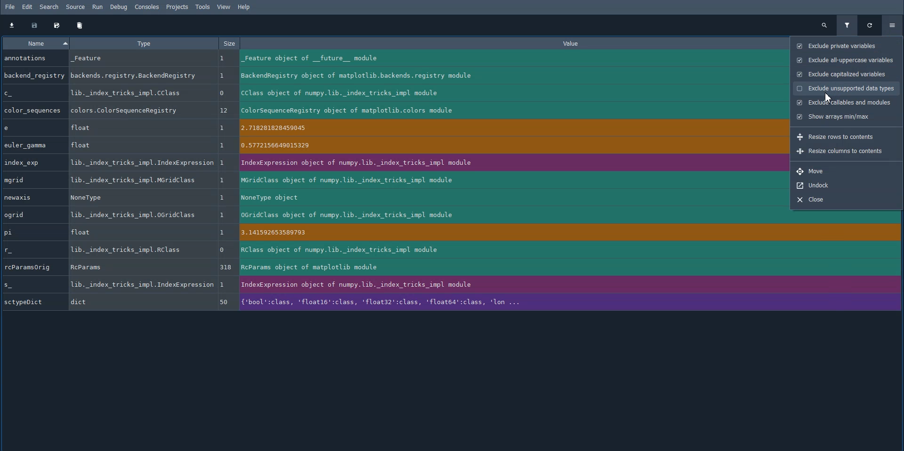 This screenshot has height=451, width=904. I want to click on float, so click(135, 232).